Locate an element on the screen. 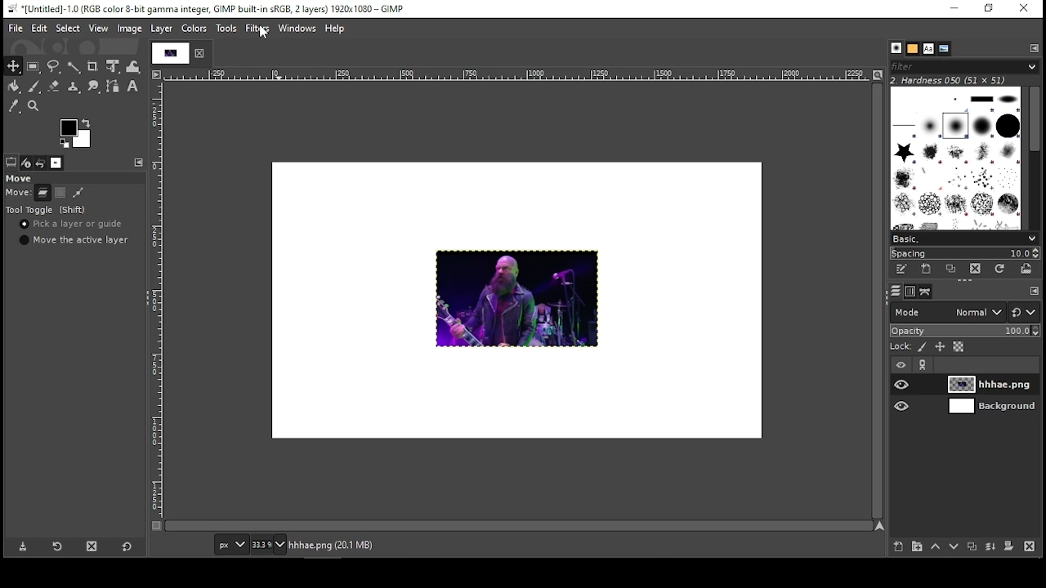 Image resolution: width=1046 pixels, height=588 pixels. patterns is located at coordinates (913, 49).